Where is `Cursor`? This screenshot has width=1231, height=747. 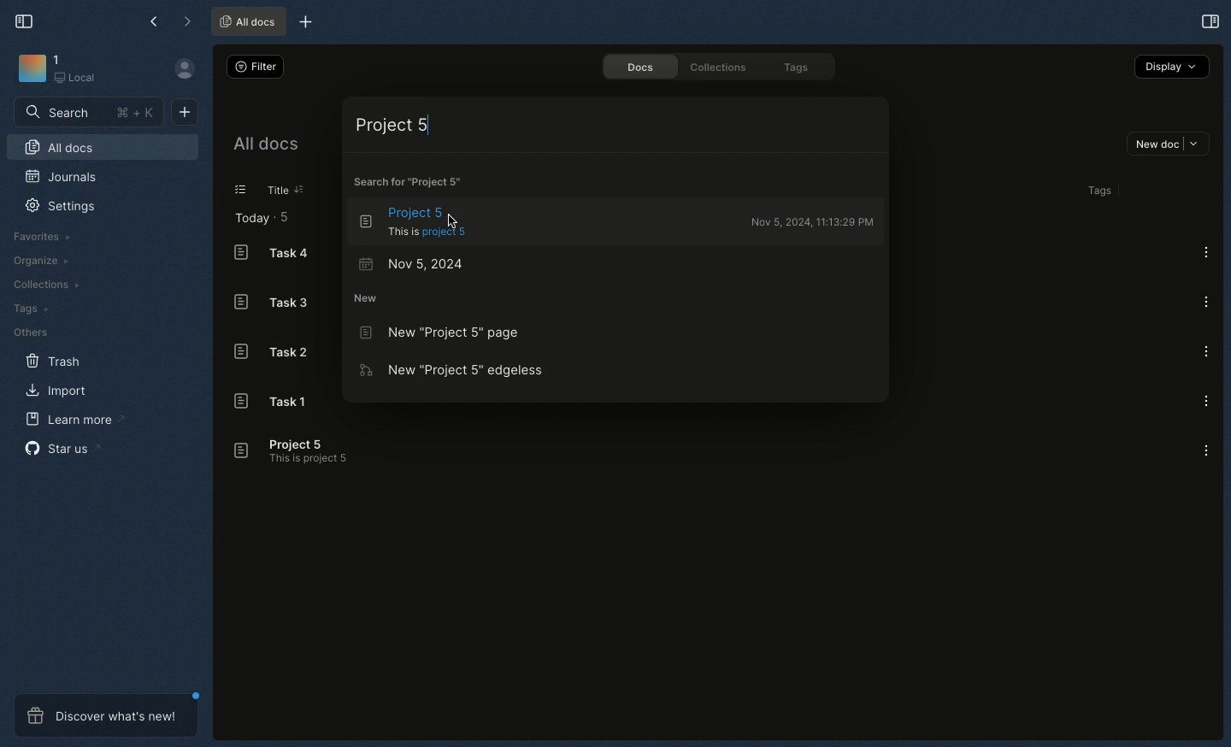 Cursor is located at coordinates (453, 222).